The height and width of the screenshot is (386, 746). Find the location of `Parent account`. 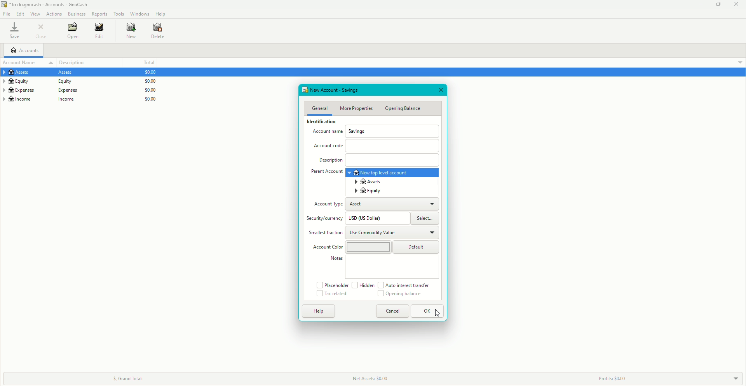

Parent account is located at coordinates (326, 172).